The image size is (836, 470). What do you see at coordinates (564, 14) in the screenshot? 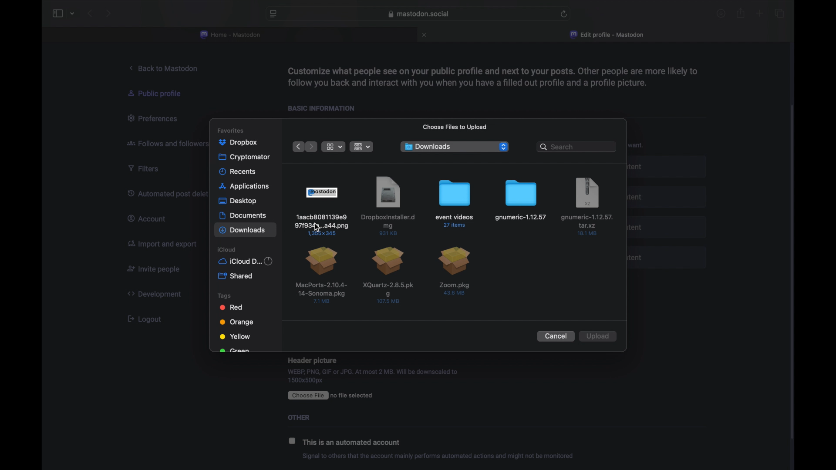
I see `refresh` at bounding box center [564, 14].